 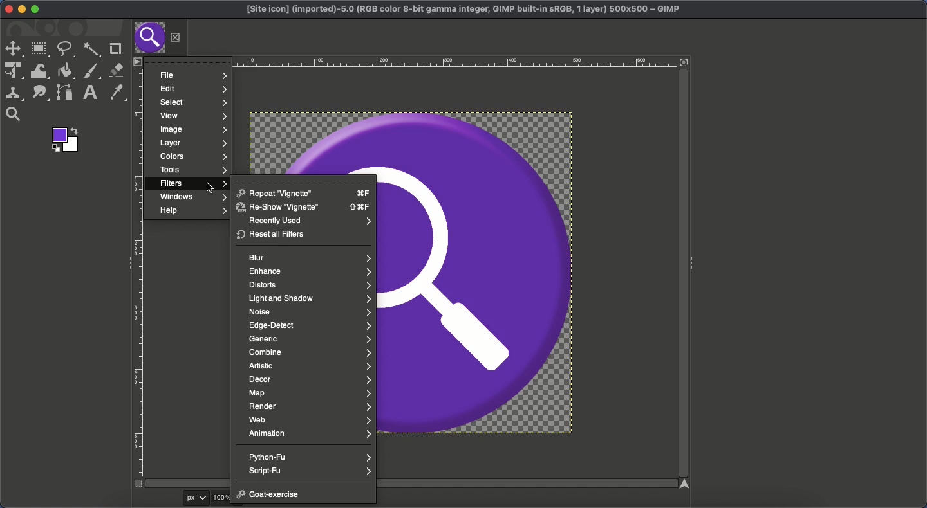 What do you see at coordinates (41, 93) in the screenshot?
I see `Smudge` at bounding box center [41, 93].